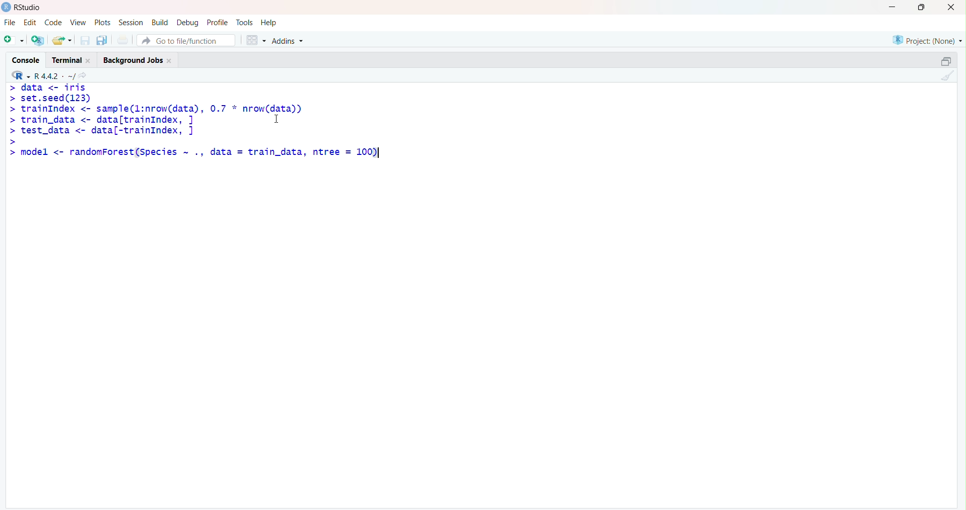  What do you see at coordinates (24, 7) in the screenshot?
I see `RStudio` at bounding box center [24, 7].